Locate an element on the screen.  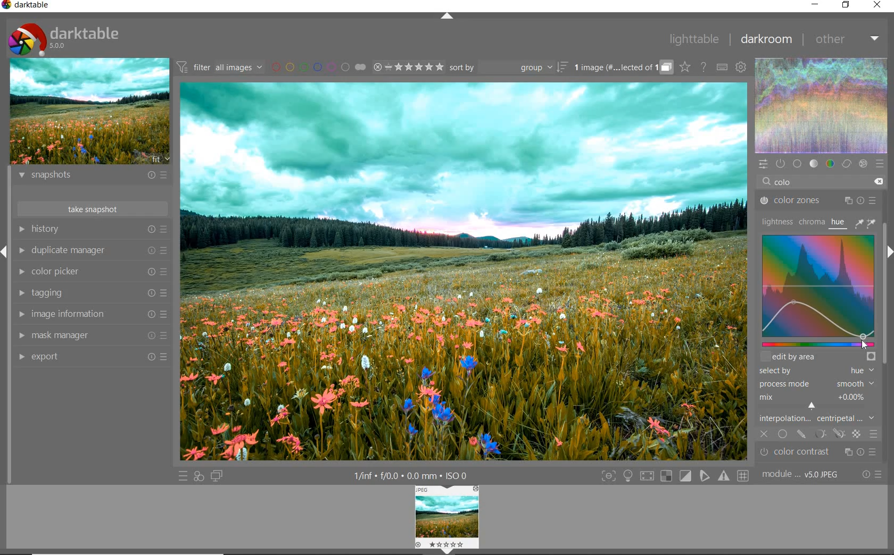
edit by area is located at coordinates (818, 356).